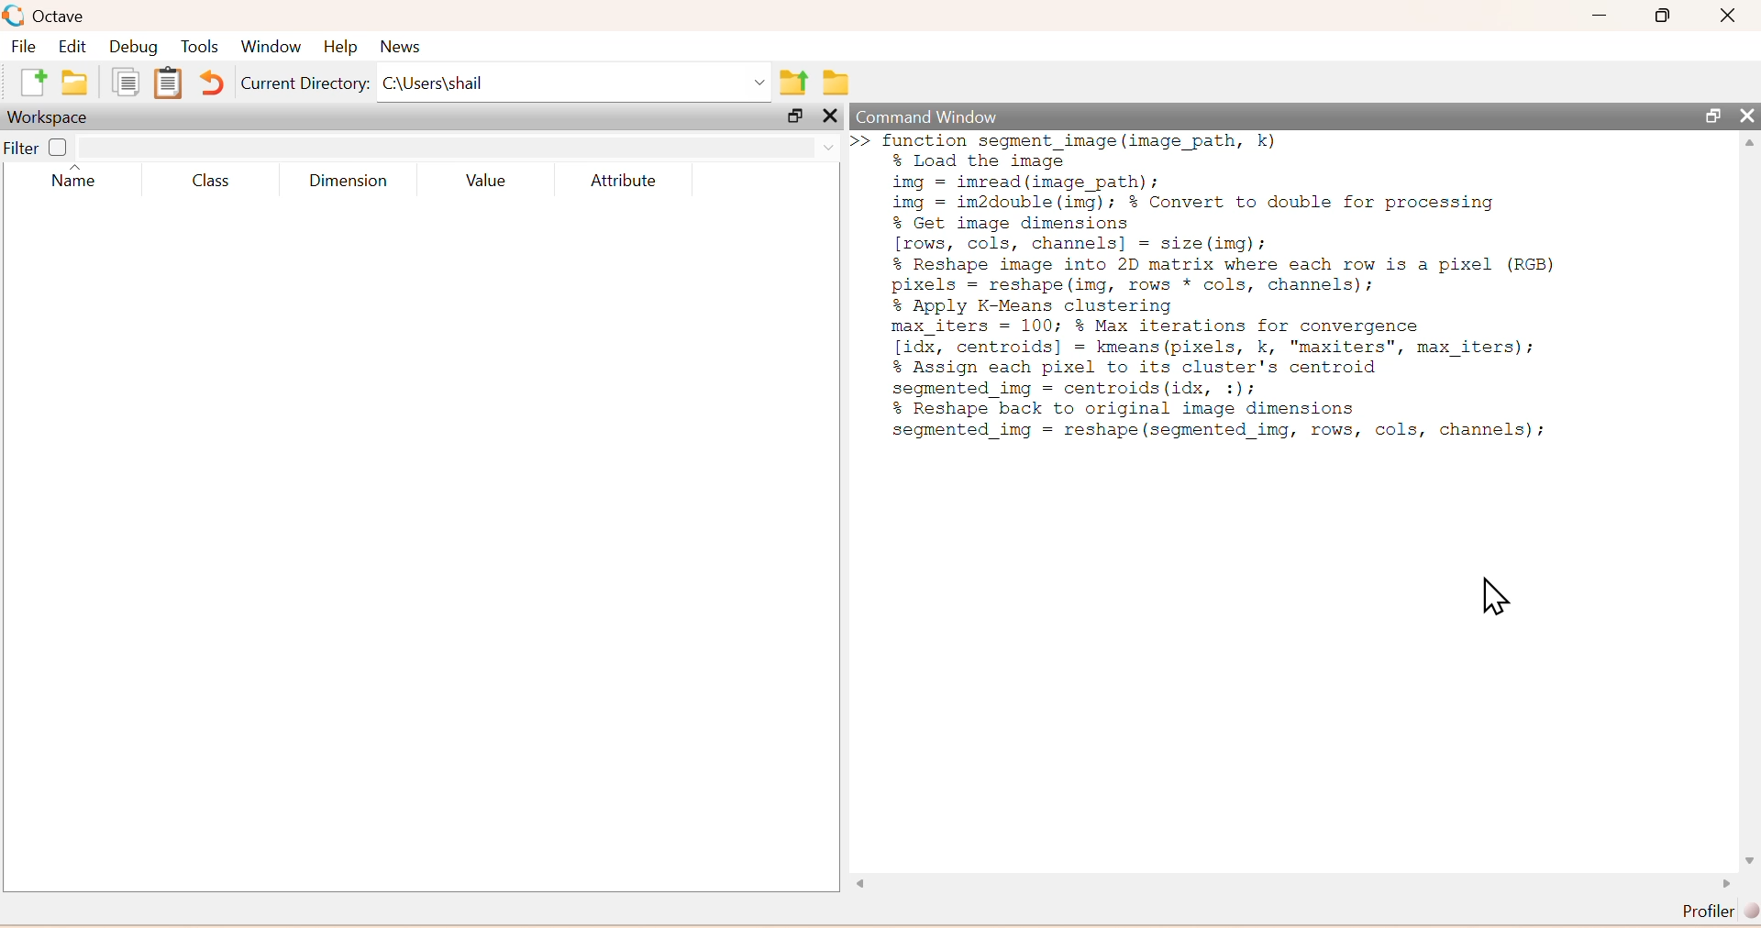  What do you see at coordinates (305, 86) in the screenshot?
I see `Current Directory:` at bounding box center [305, 86].